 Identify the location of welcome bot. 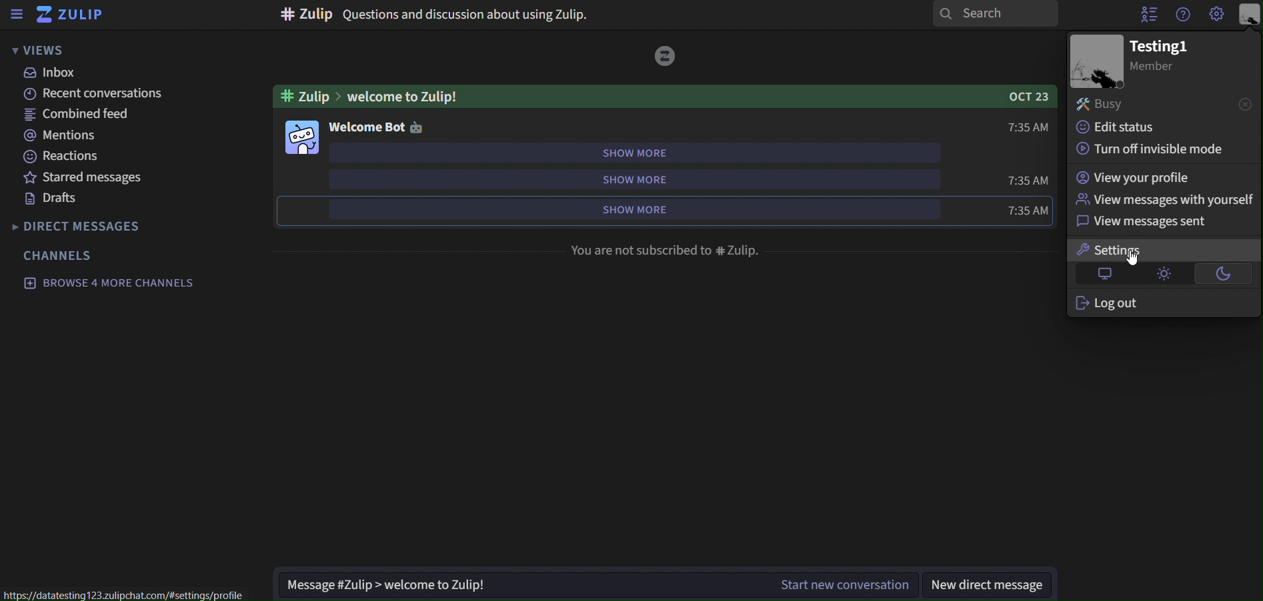
(367, 129).